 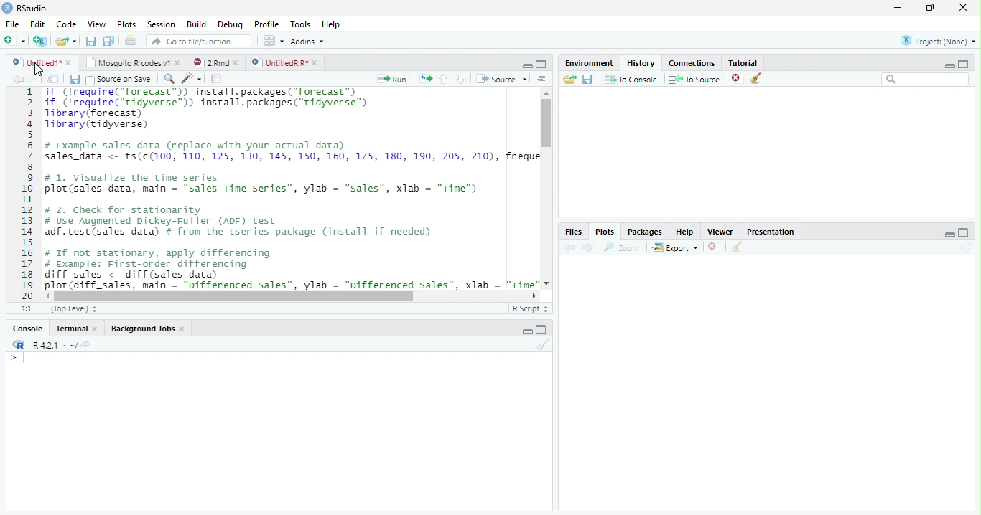 What do you see at coordinates (16, 80) in the screenshot?
I see `Previous` at bounding box center [16, 80].